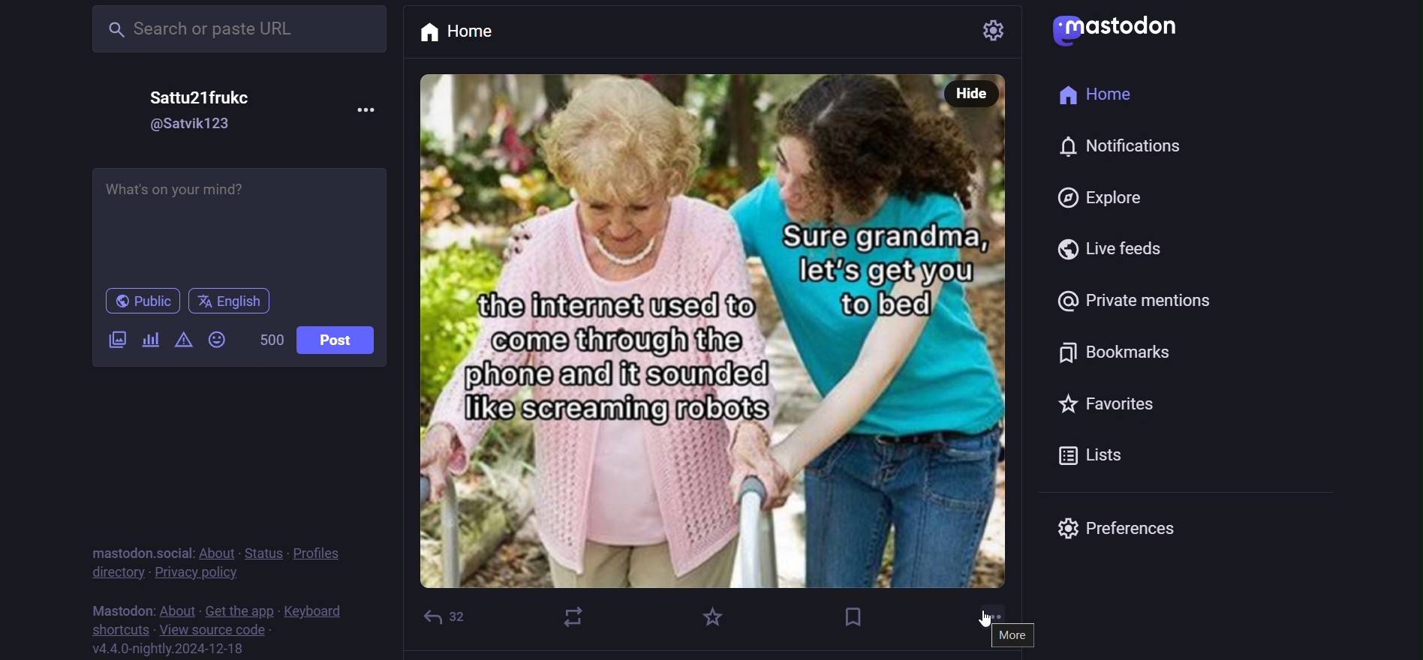 The image size is (1423, 660). What do you see at coordinates (192, 124) in the screenshot?
I see `@satvik123` at bounding box center [192, 124].